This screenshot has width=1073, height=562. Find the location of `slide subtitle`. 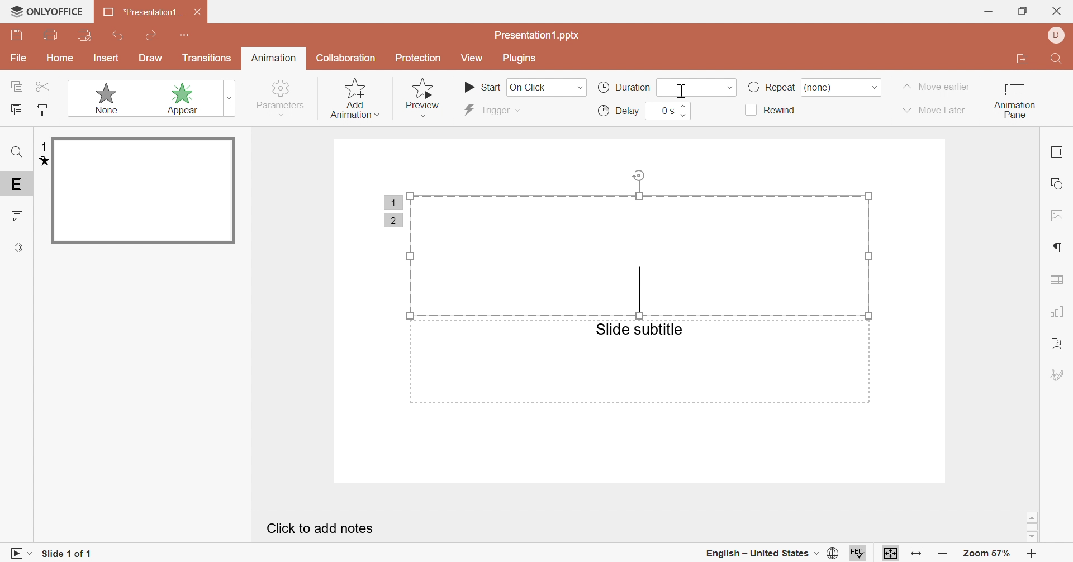

slide subtitle is located at coordinates (639, 329).